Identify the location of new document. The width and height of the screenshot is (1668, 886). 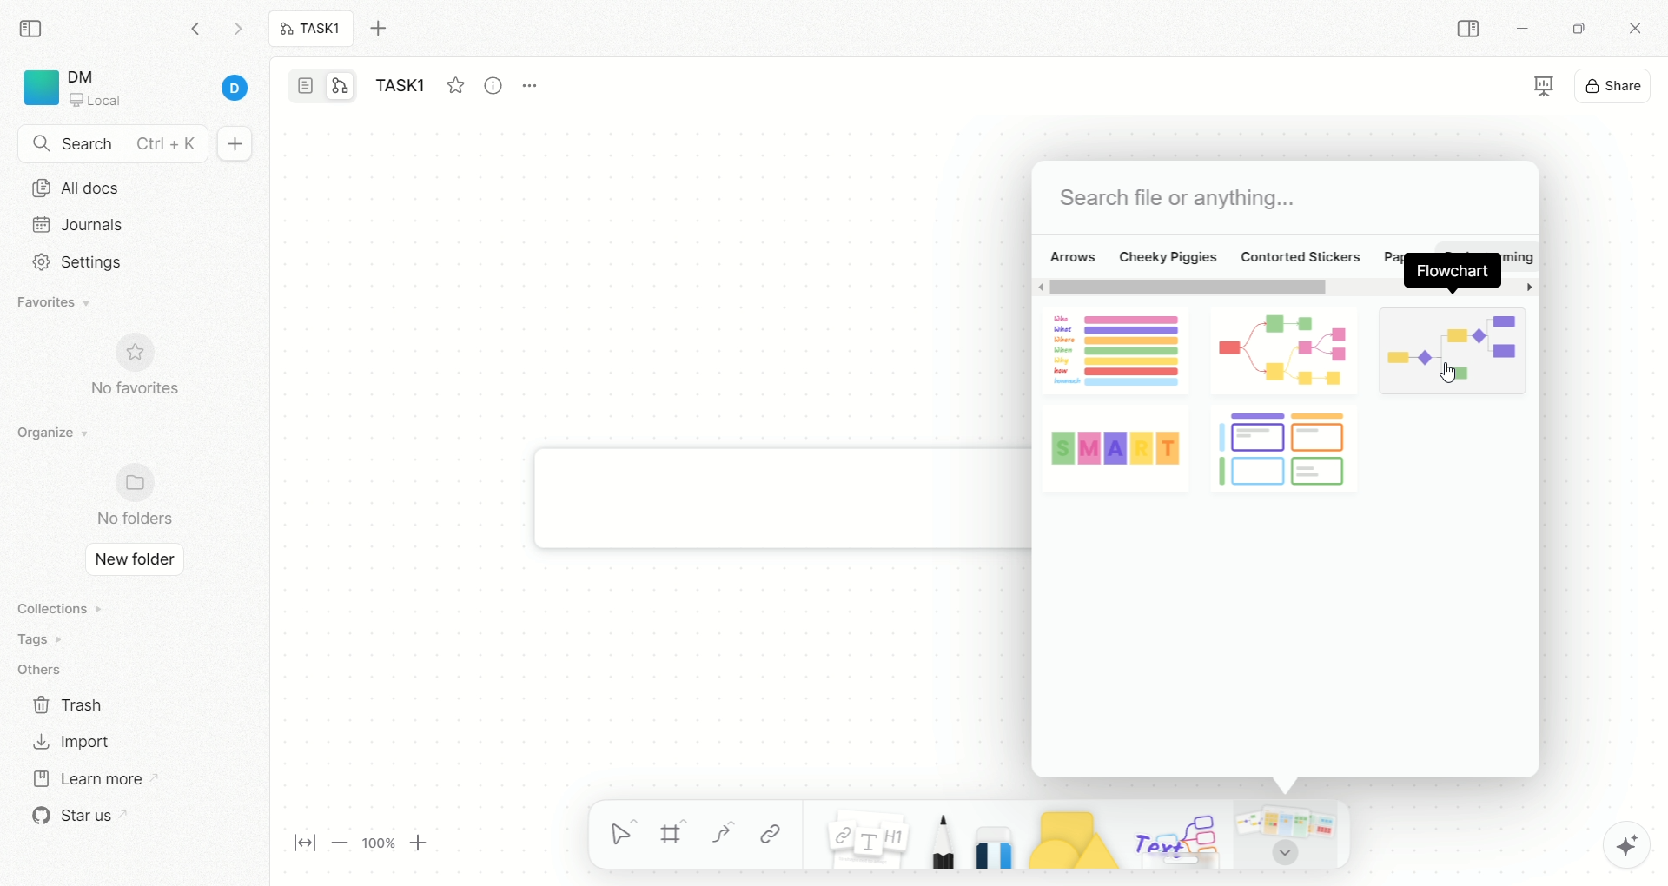
(232, 145).